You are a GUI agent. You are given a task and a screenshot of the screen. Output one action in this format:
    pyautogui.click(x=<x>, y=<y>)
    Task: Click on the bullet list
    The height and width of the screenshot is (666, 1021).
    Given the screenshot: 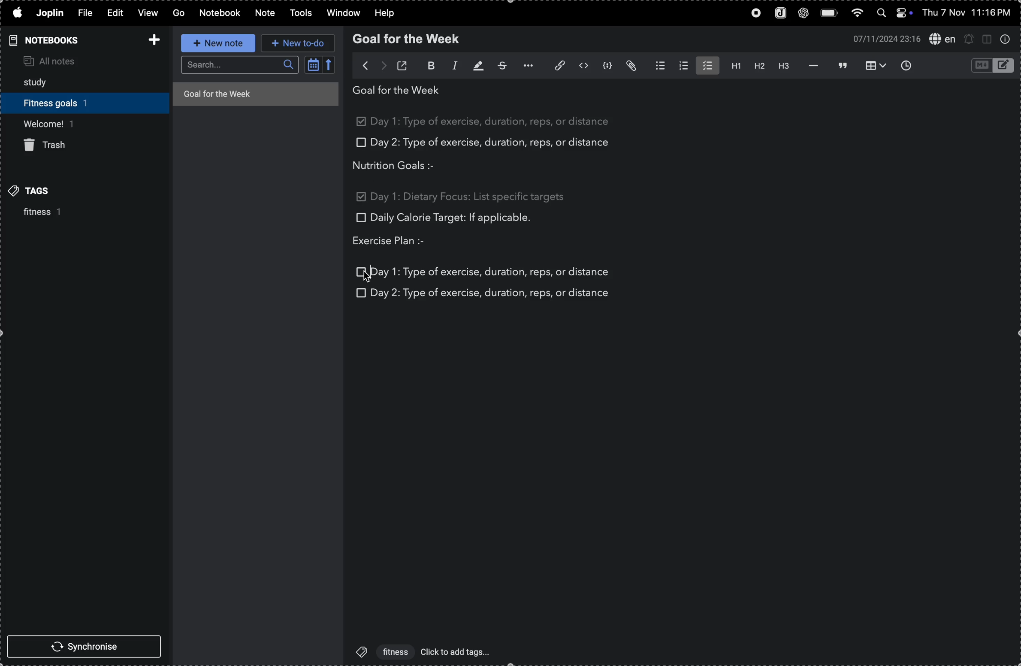 What is the action you would take?
    pyautogui.click(x=656, y=65)
    